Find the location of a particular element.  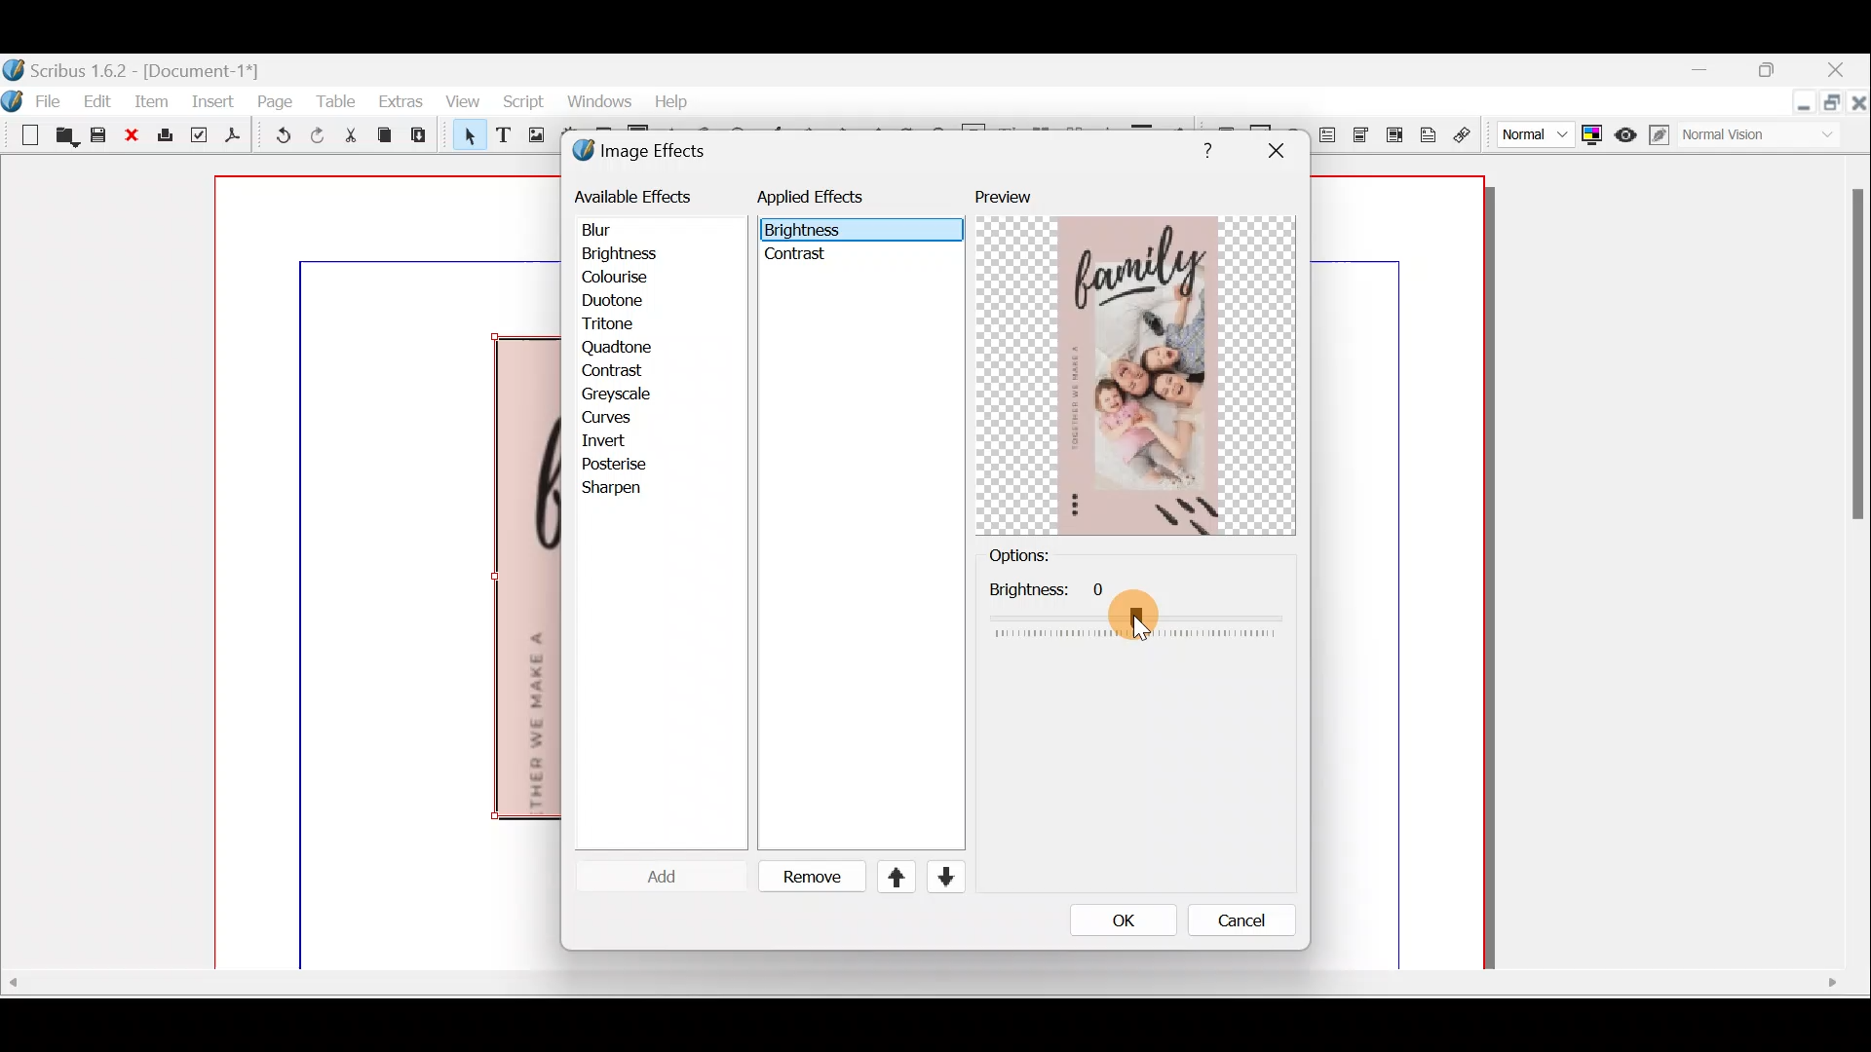

Move up is located at coordinates (888, 877).